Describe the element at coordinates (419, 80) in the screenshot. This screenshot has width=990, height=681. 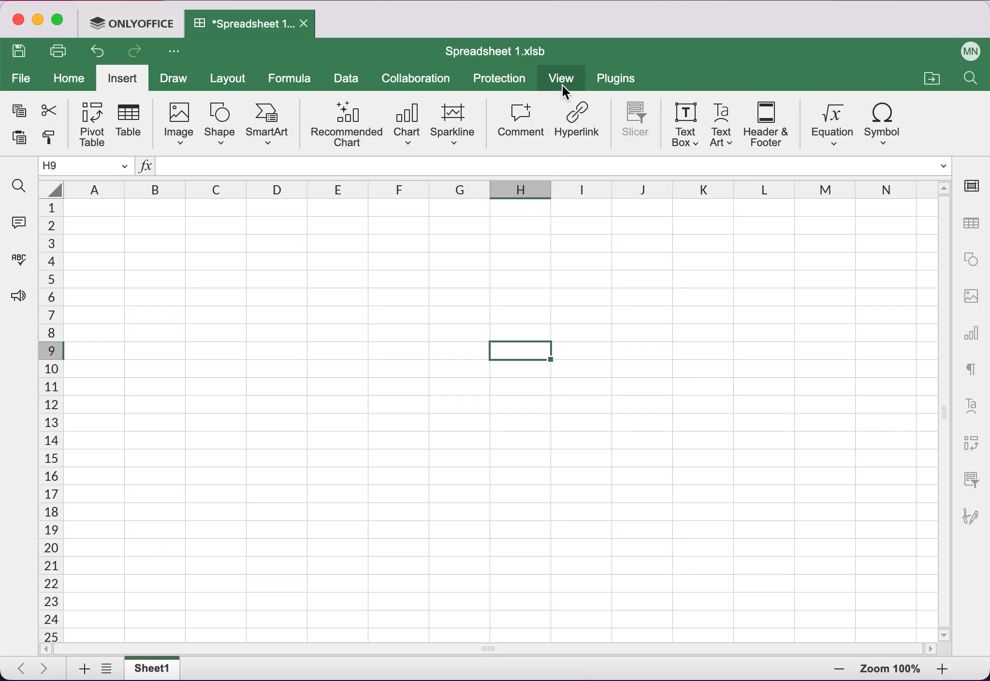
I see `collaboration` at that location.